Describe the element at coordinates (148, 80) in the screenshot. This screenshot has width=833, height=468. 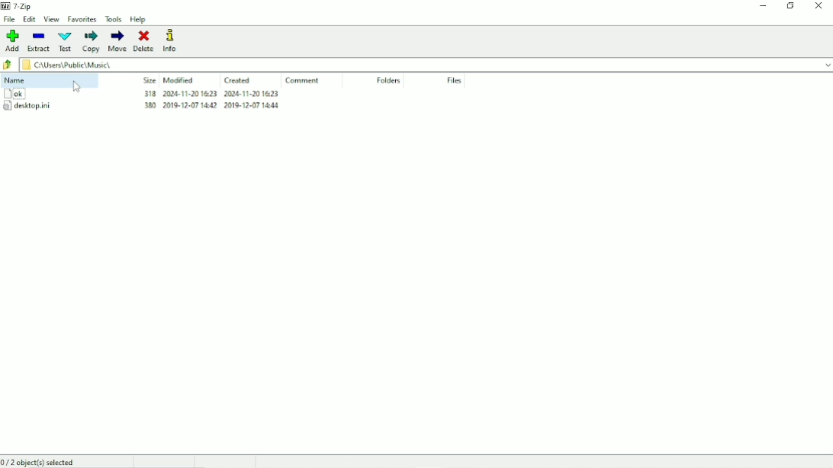
I see `Size` at that location.